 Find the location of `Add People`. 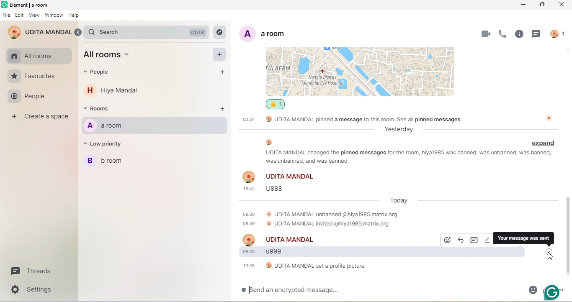

Add People is located at coordinates (224, 72).